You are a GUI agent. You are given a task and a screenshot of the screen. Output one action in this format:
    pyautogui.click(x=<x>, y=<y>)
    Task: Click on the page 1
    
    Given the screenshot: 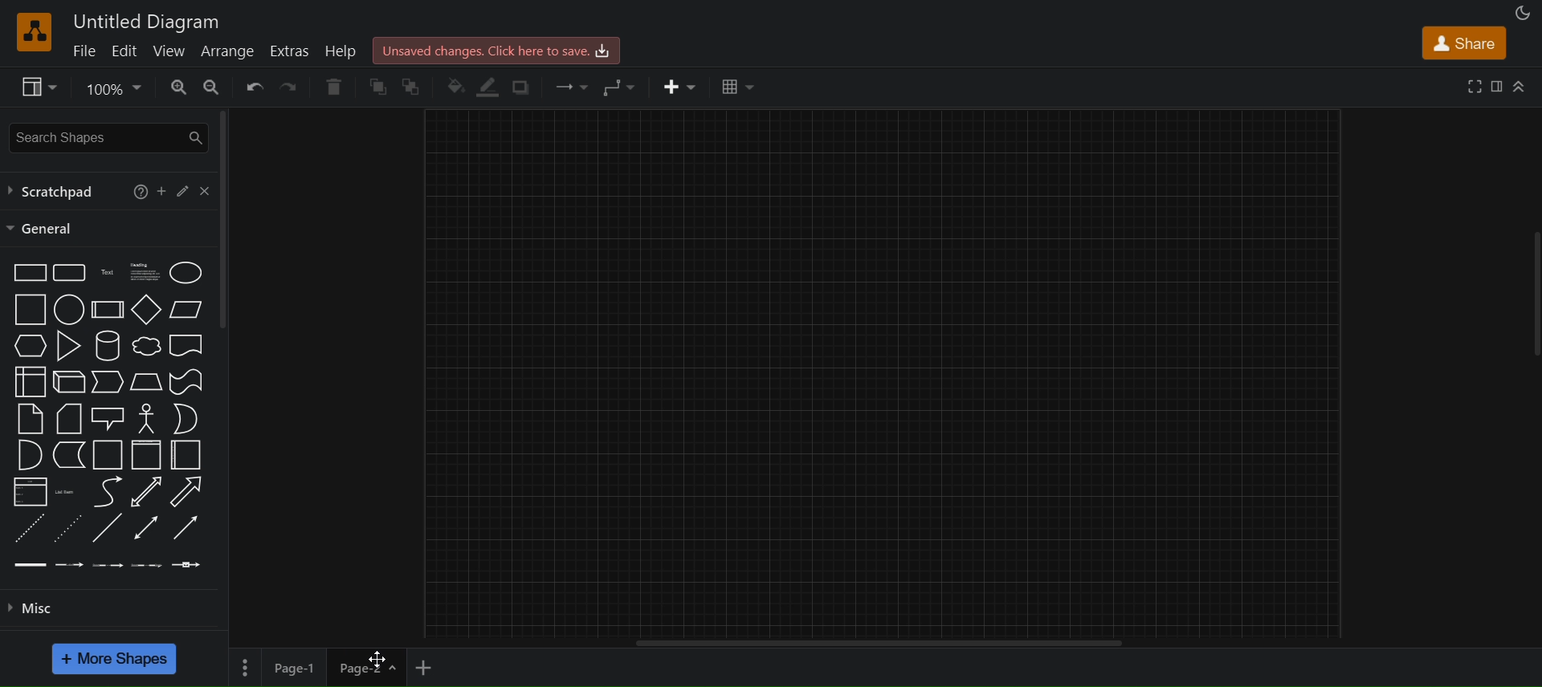 What is the action you would take?
    pyautogui.click(x=296, y=668)
    